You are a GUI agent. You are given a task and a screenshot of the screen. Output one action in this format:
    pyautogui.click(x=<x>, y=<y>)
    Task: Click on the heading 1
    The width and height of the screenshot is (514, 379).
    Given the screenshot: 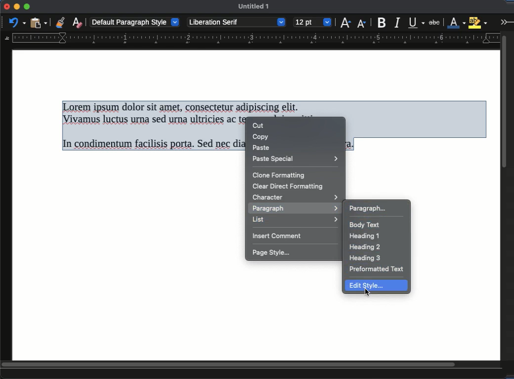 What is the action you would take?
    pyautogui.click(x=365, y=237)
    